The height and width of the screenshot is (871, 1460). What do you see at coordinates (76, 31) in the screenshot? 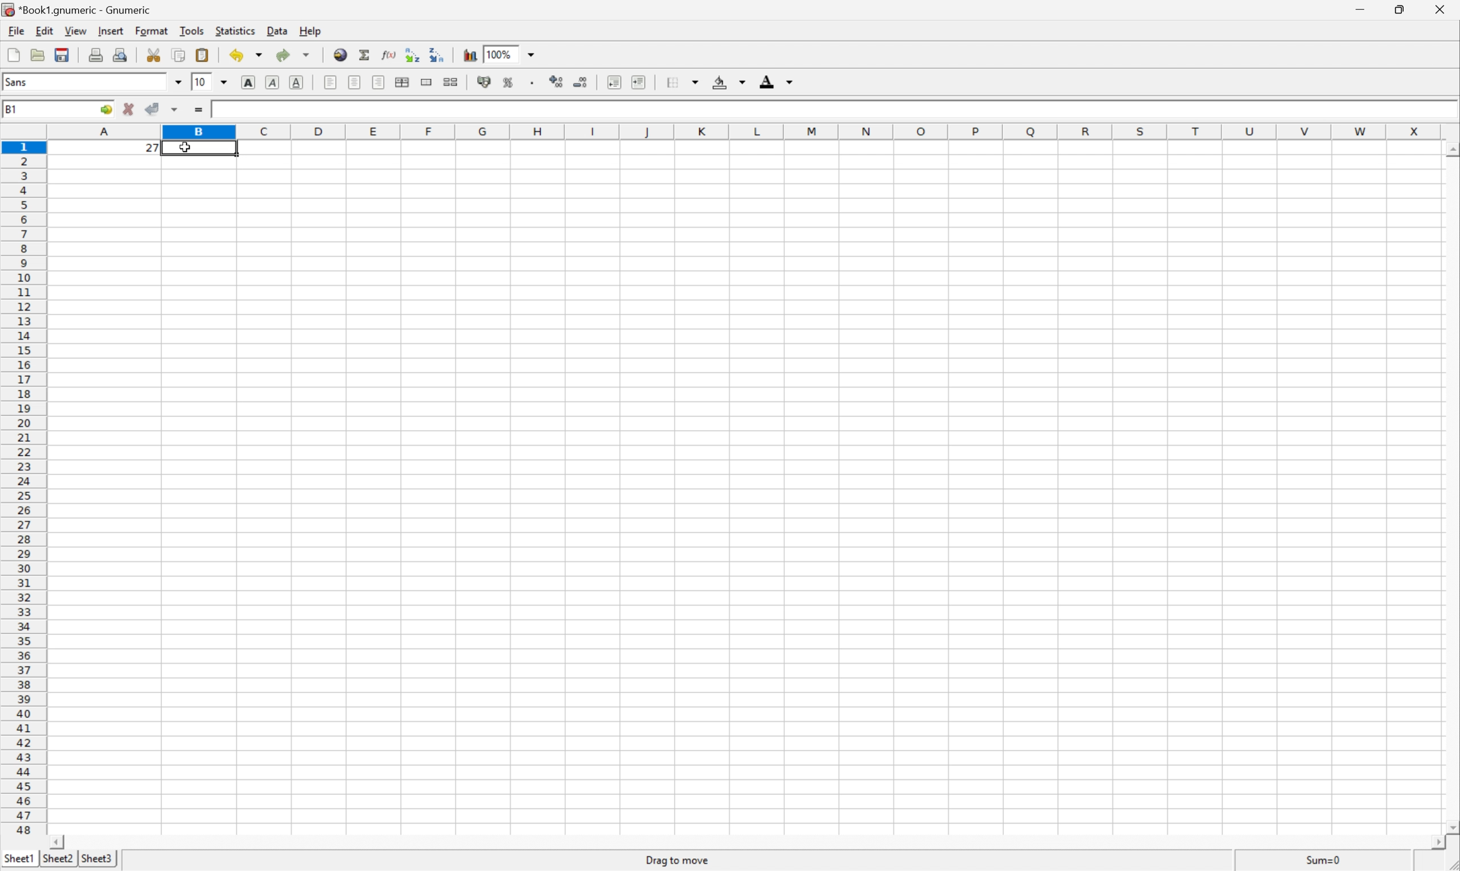
I see `View` at bounding box center [76, 31].